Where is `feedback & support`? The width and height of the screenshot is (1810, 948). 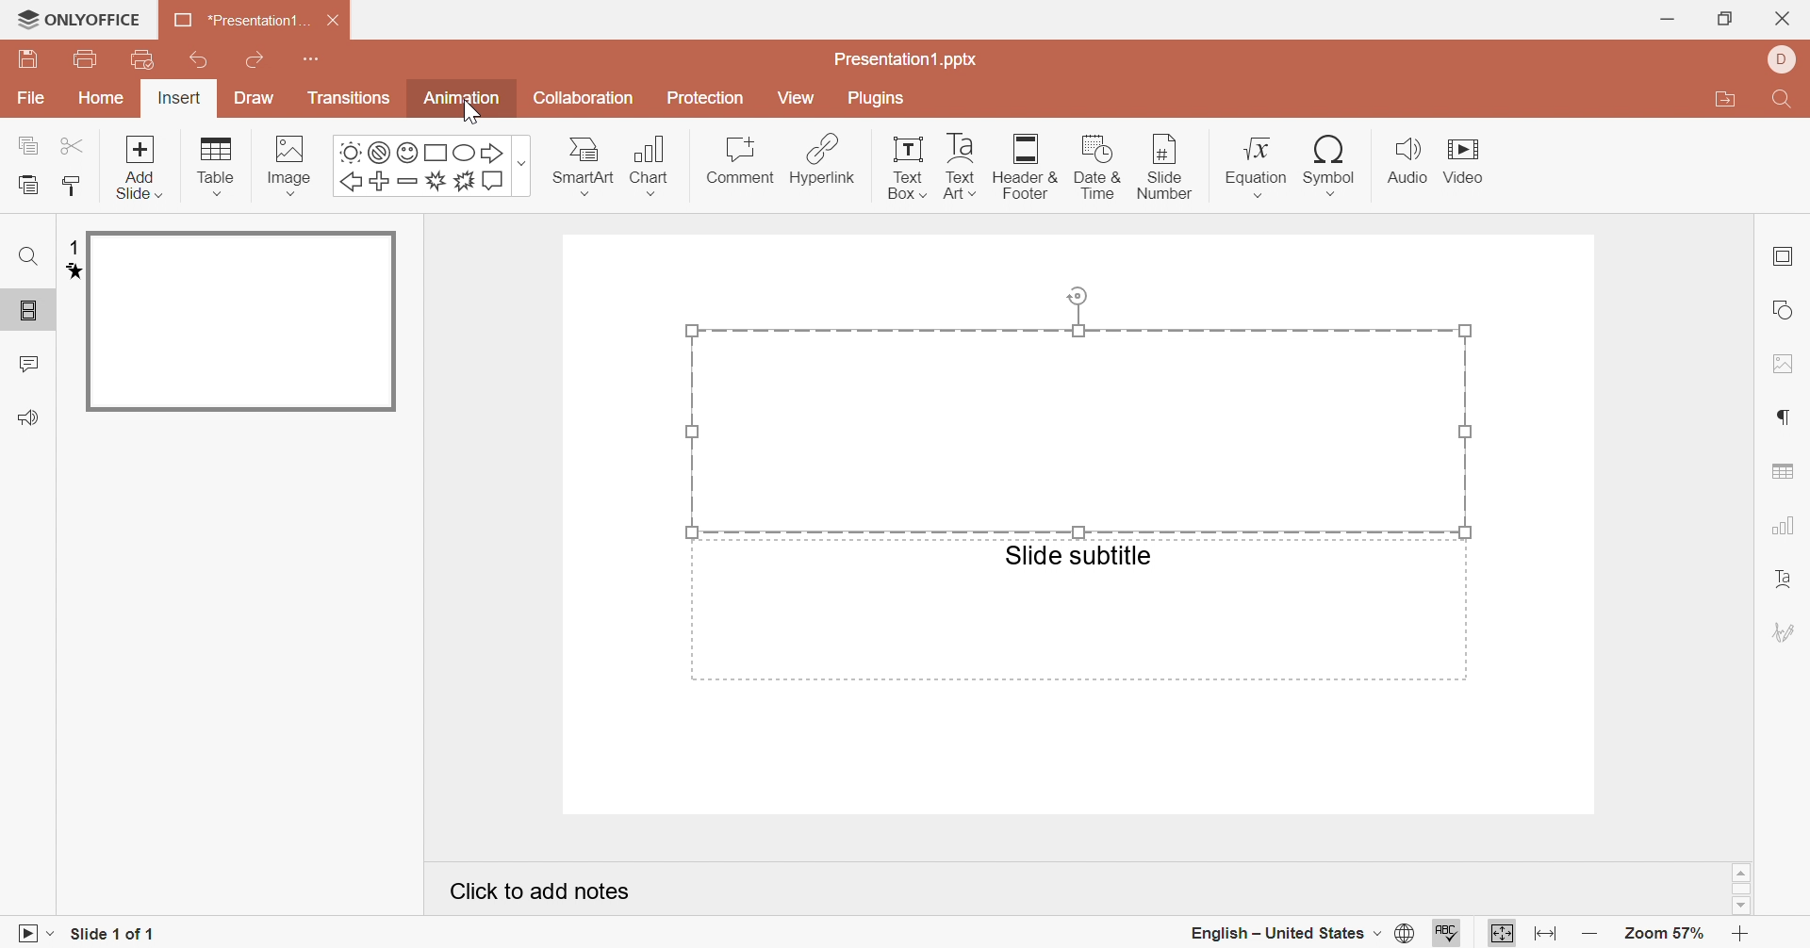 feedback & support is located at coordinates (31, 417).